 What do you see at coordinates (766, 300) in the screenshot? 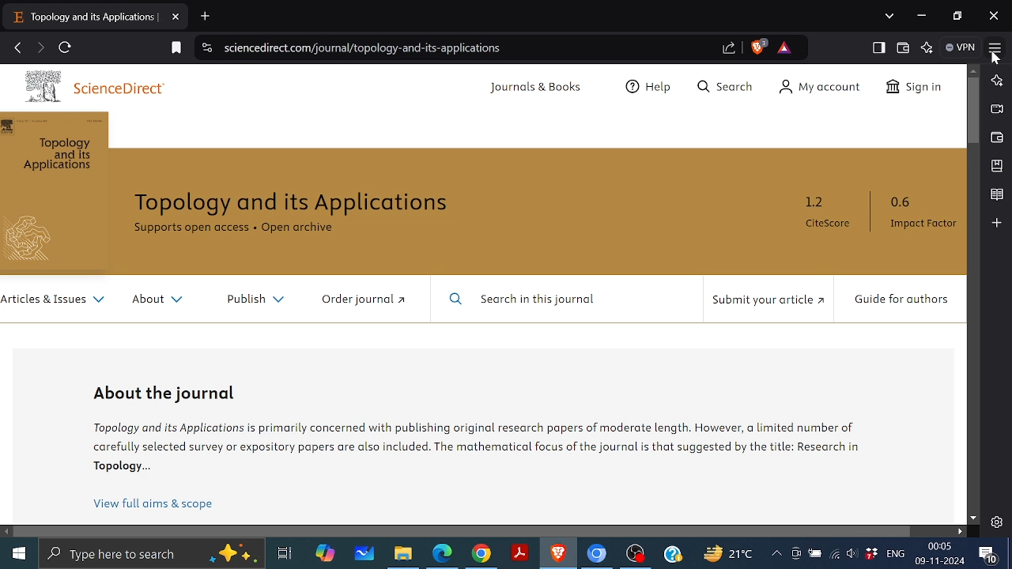
I see `Submit your article` at bounding box center [766, 300].